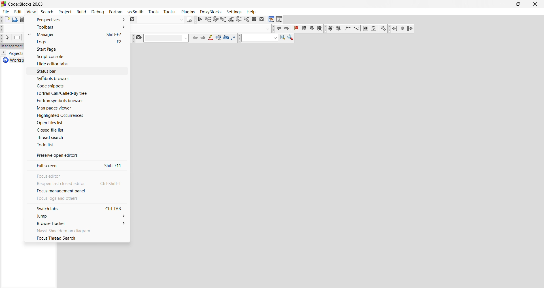 The height and width of the screenshot is (288, 544). I want to click on Preferences, so click(384, 29).